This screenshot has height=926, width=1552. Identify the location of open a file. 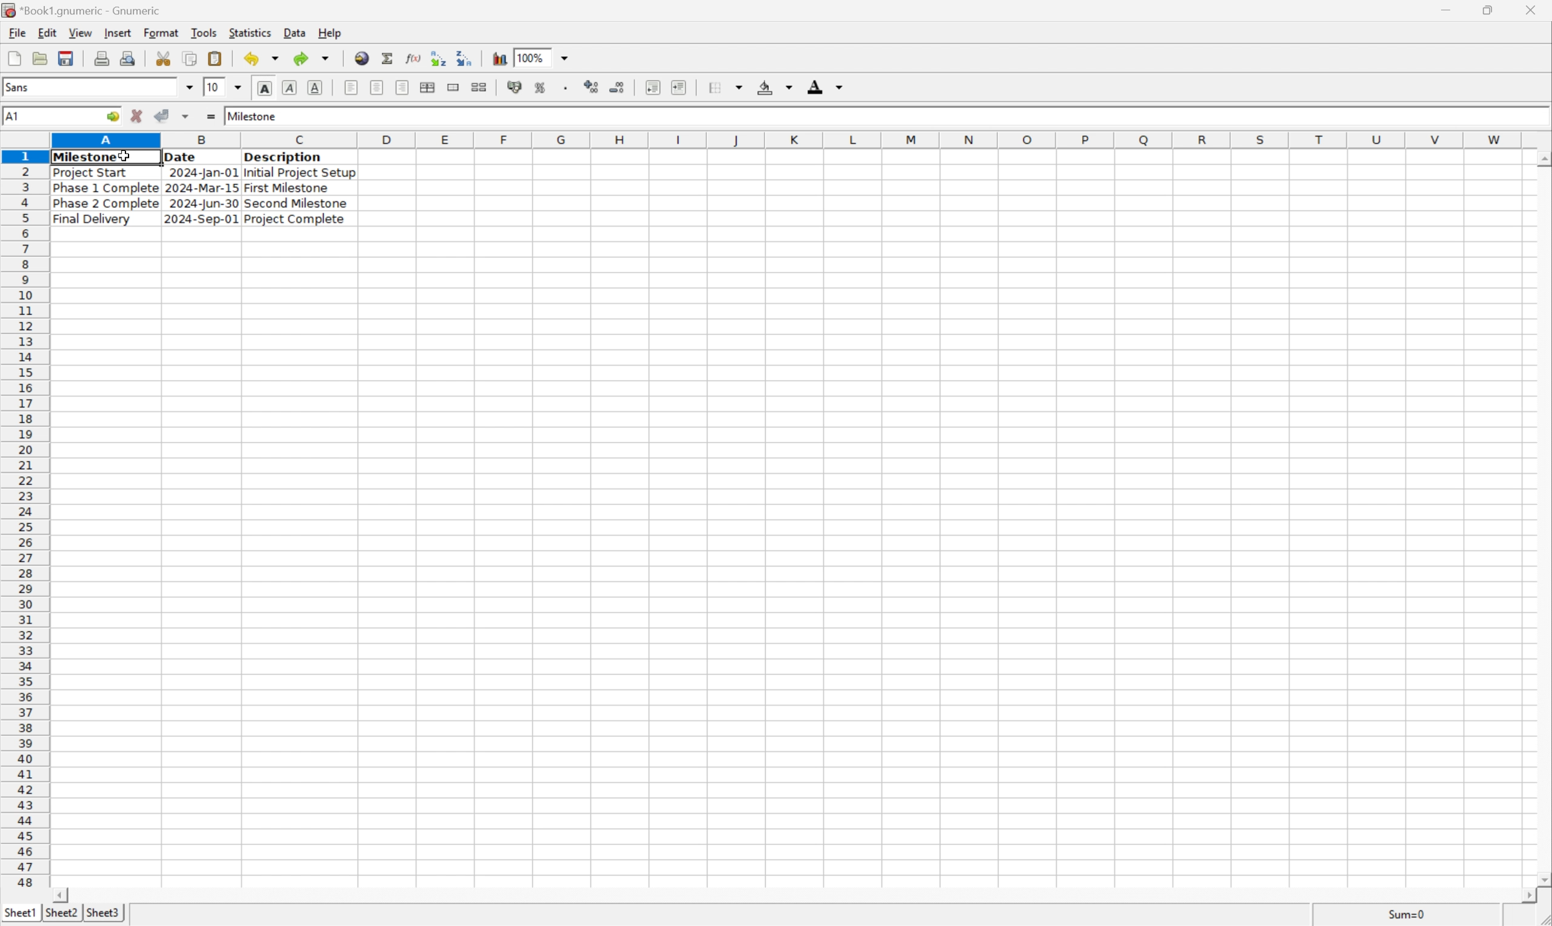
(42, 58).